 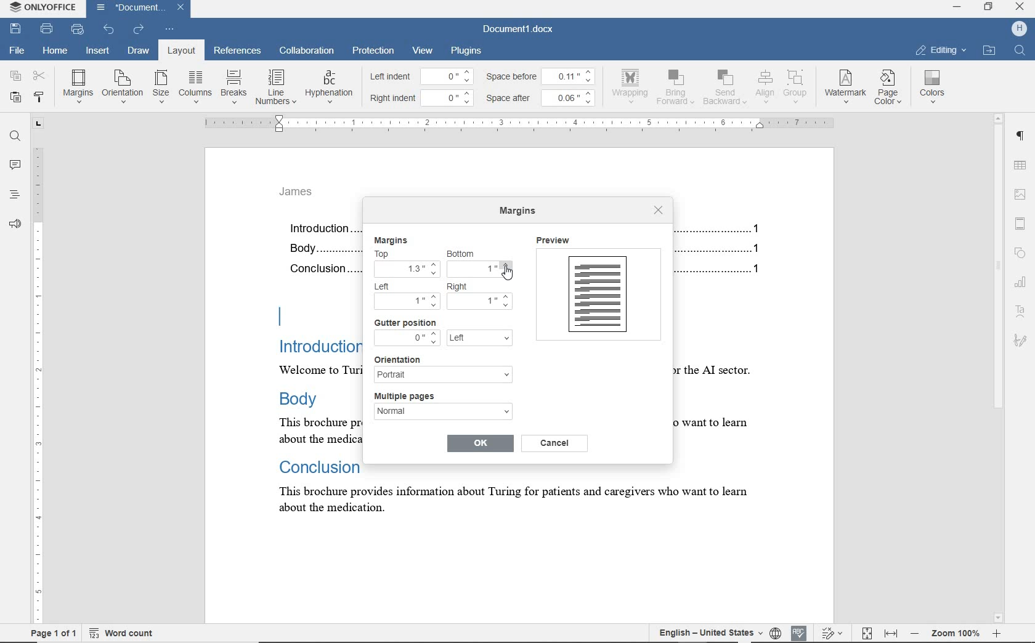 I want to click on 0, so click(x=407, y=338).